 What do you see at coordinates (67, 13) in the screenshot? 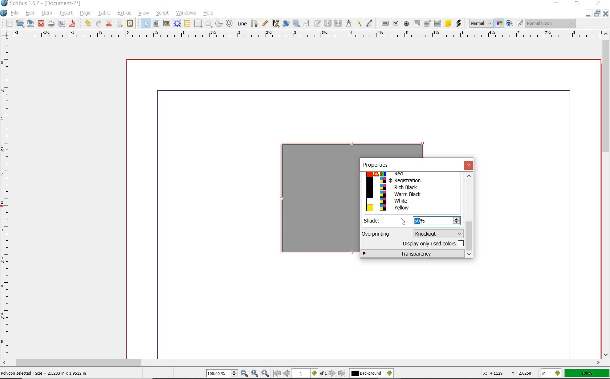
I see `insert` at bounding box center [67, 13].